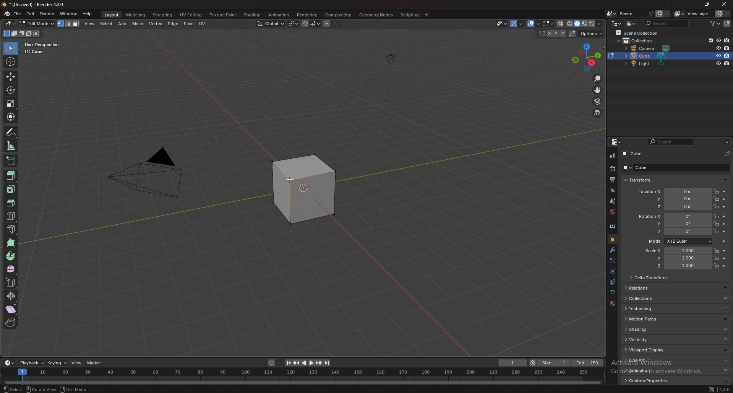  What do you see at coordinates (31, 363) in the screenshot?
I see `playback` at bounding box center [31, 363].